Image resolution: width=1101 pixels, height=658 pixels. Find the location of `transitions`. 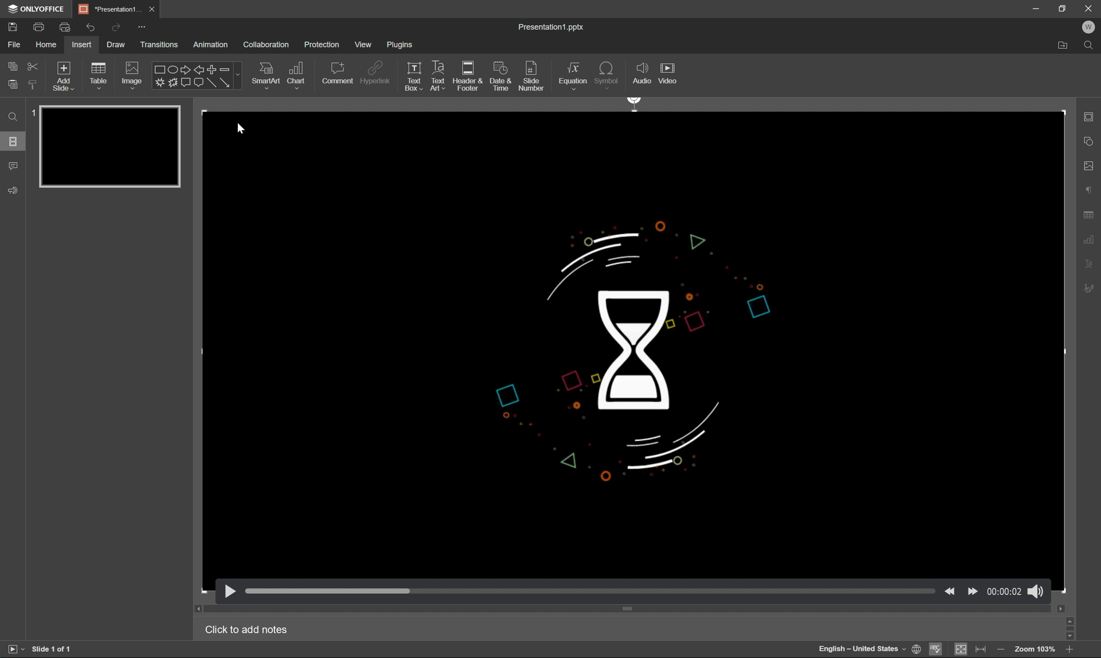

transitions is located at coordinates (164, 44).